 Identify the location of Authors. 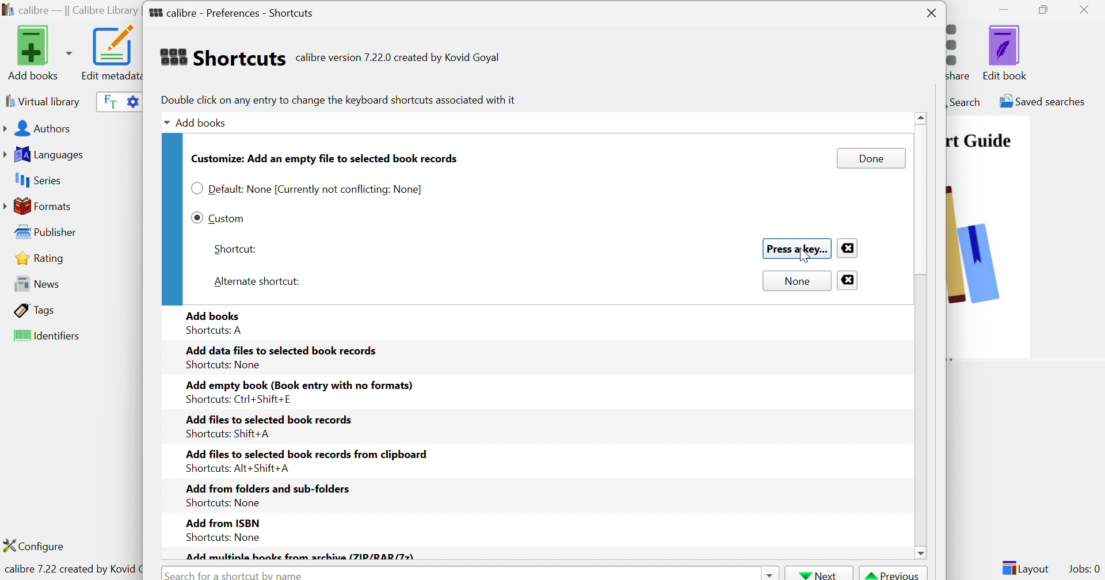
(40, 129).